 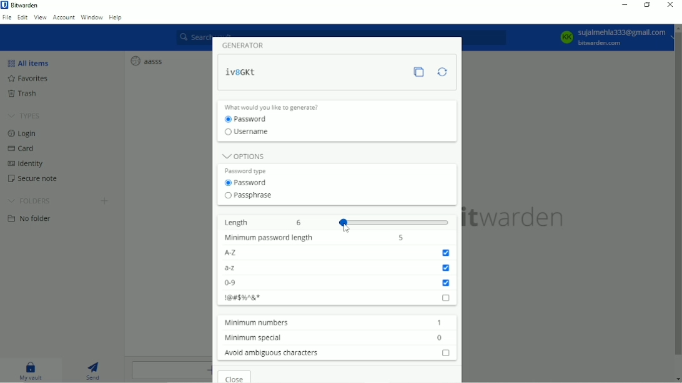 What do you see at coordinates (235, 221) in the screenshot?
I see `Length` at bounding box center [235, 221].